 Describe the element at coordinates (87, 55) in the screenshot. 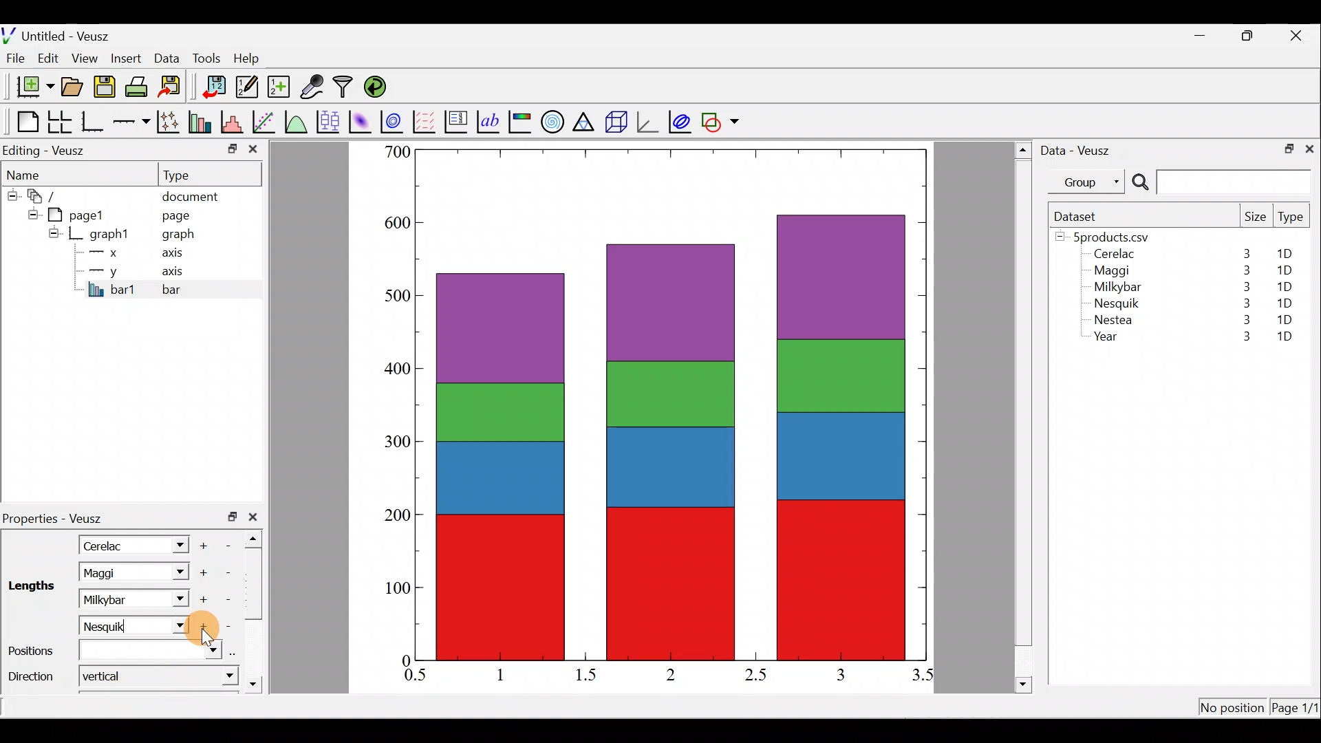

I see `View` at that location.